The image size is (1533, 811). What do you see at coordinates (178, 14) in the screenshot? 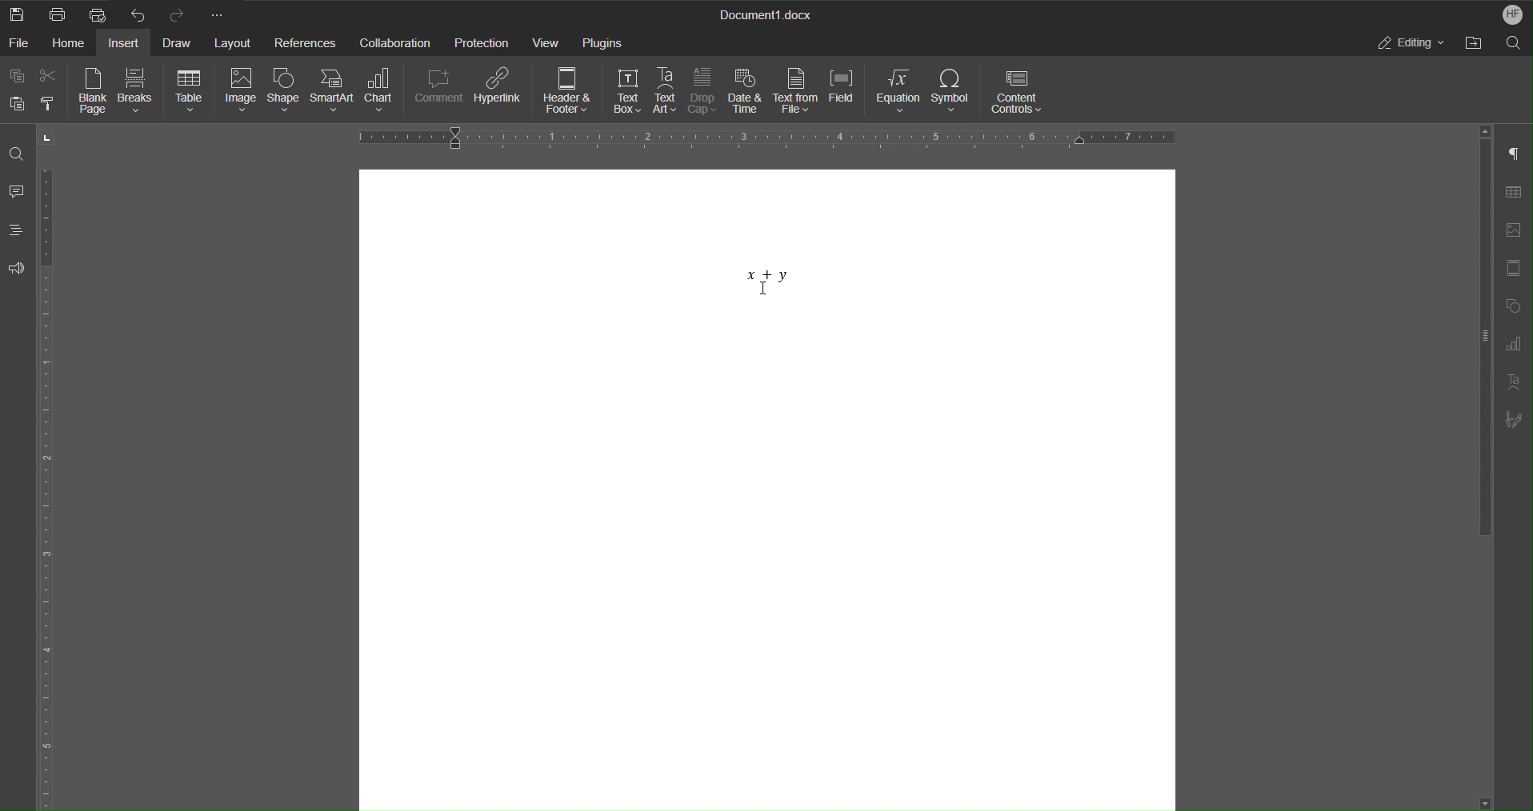
I see `Redo` at bounding box center [178, 14].